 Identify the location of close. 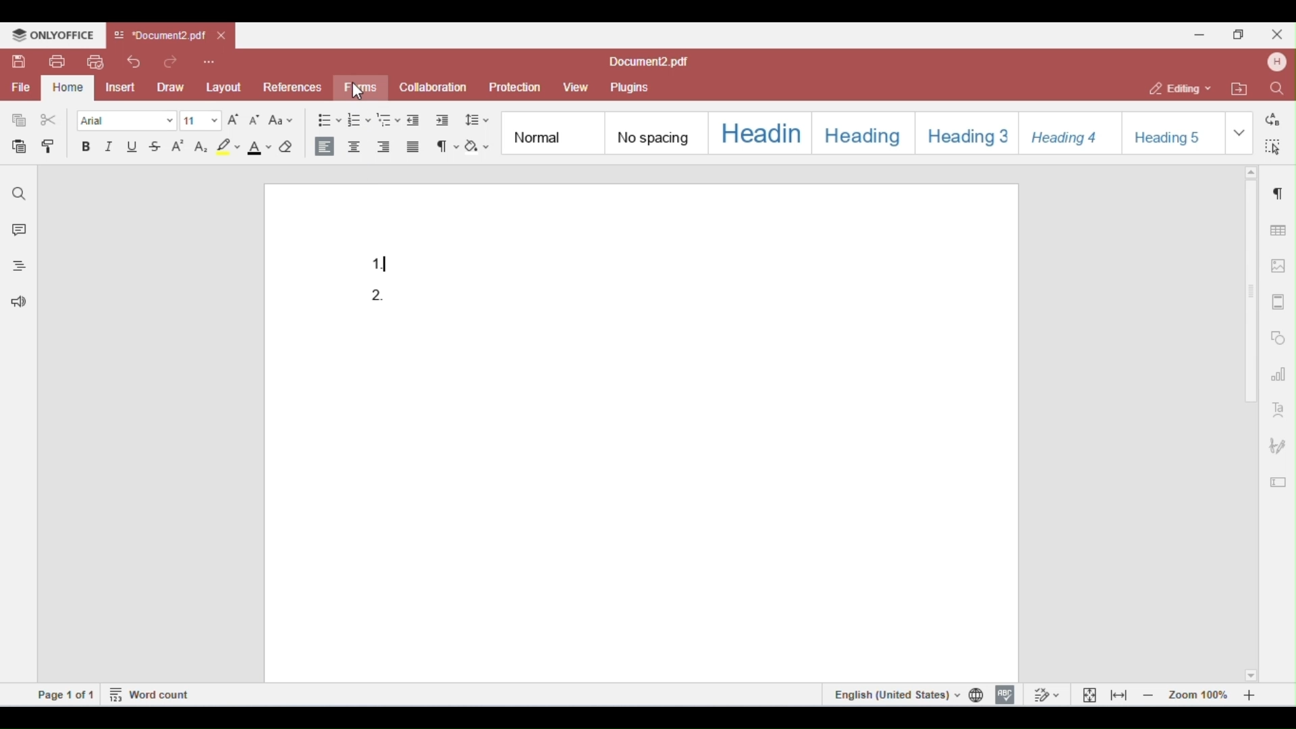
(223, 36).